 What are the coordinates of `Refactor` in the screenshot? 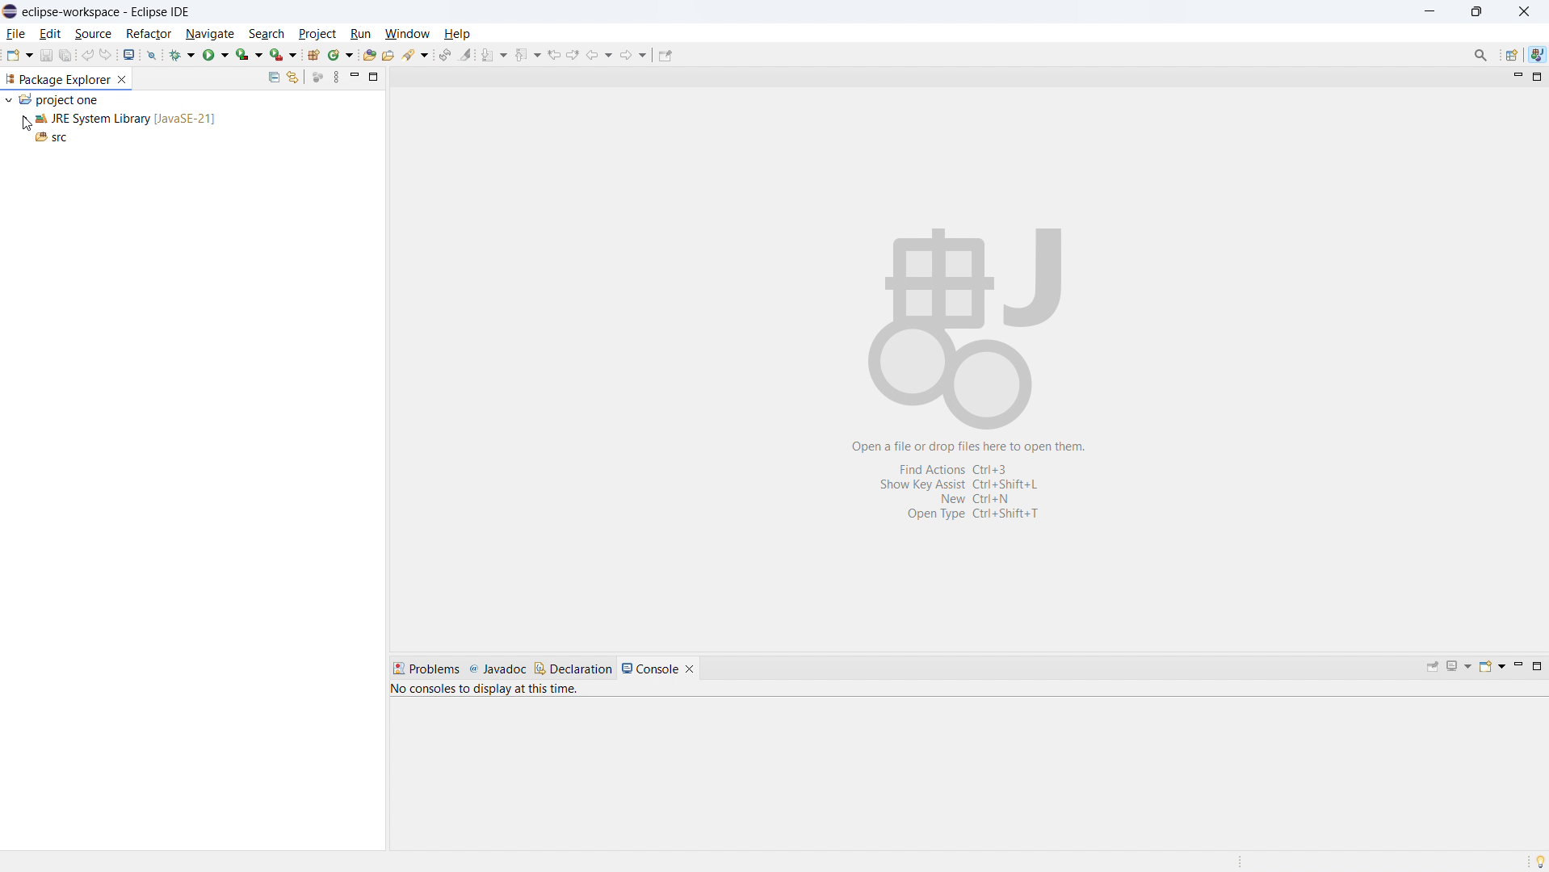 It's located at (149, 34).